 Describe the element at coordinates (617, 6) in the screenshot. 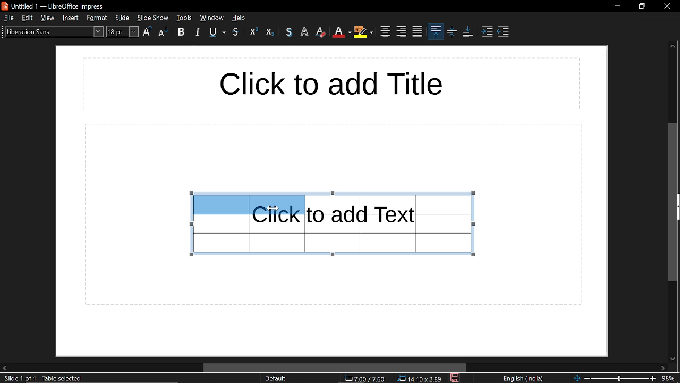

I see `minimize` at that location.